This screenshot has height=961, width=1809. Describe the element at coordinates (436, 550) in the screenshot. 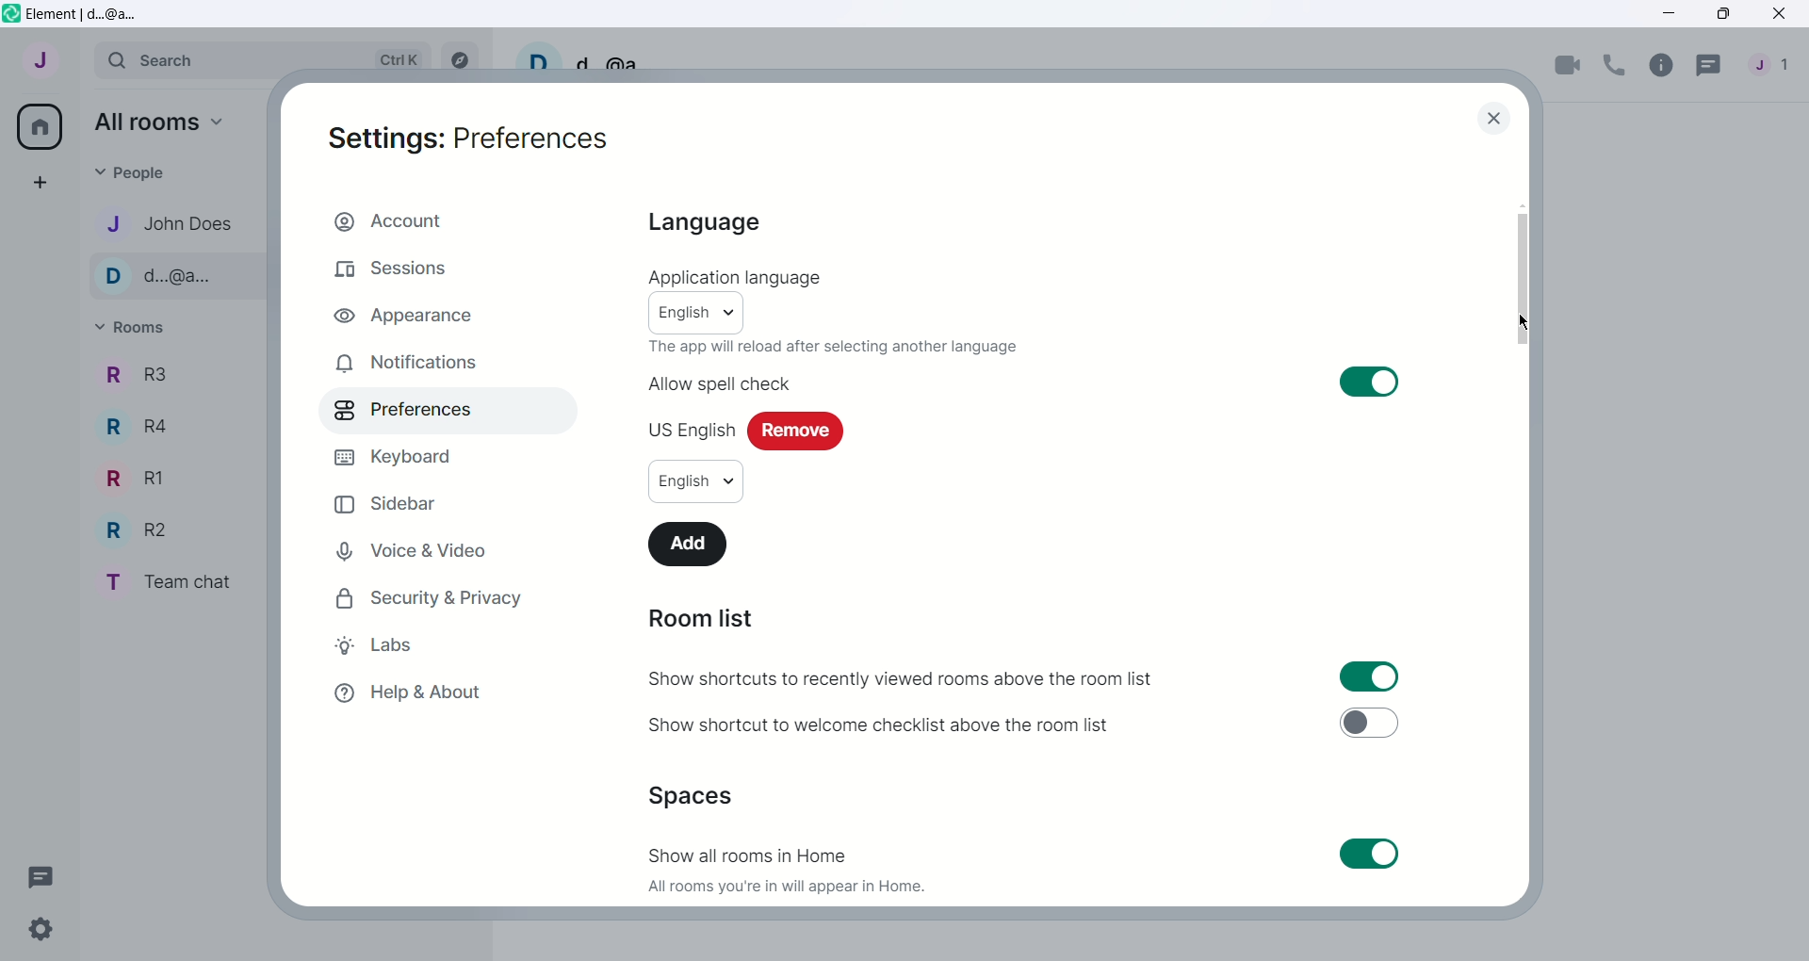

I see `Voice and Video` at that location.